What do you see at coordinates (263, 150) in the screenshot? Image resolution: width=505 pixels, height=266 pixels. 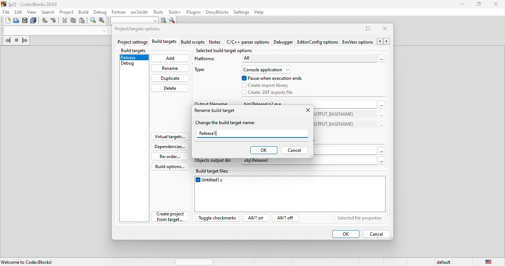 I see `ok` at bounding box center [263, 150].